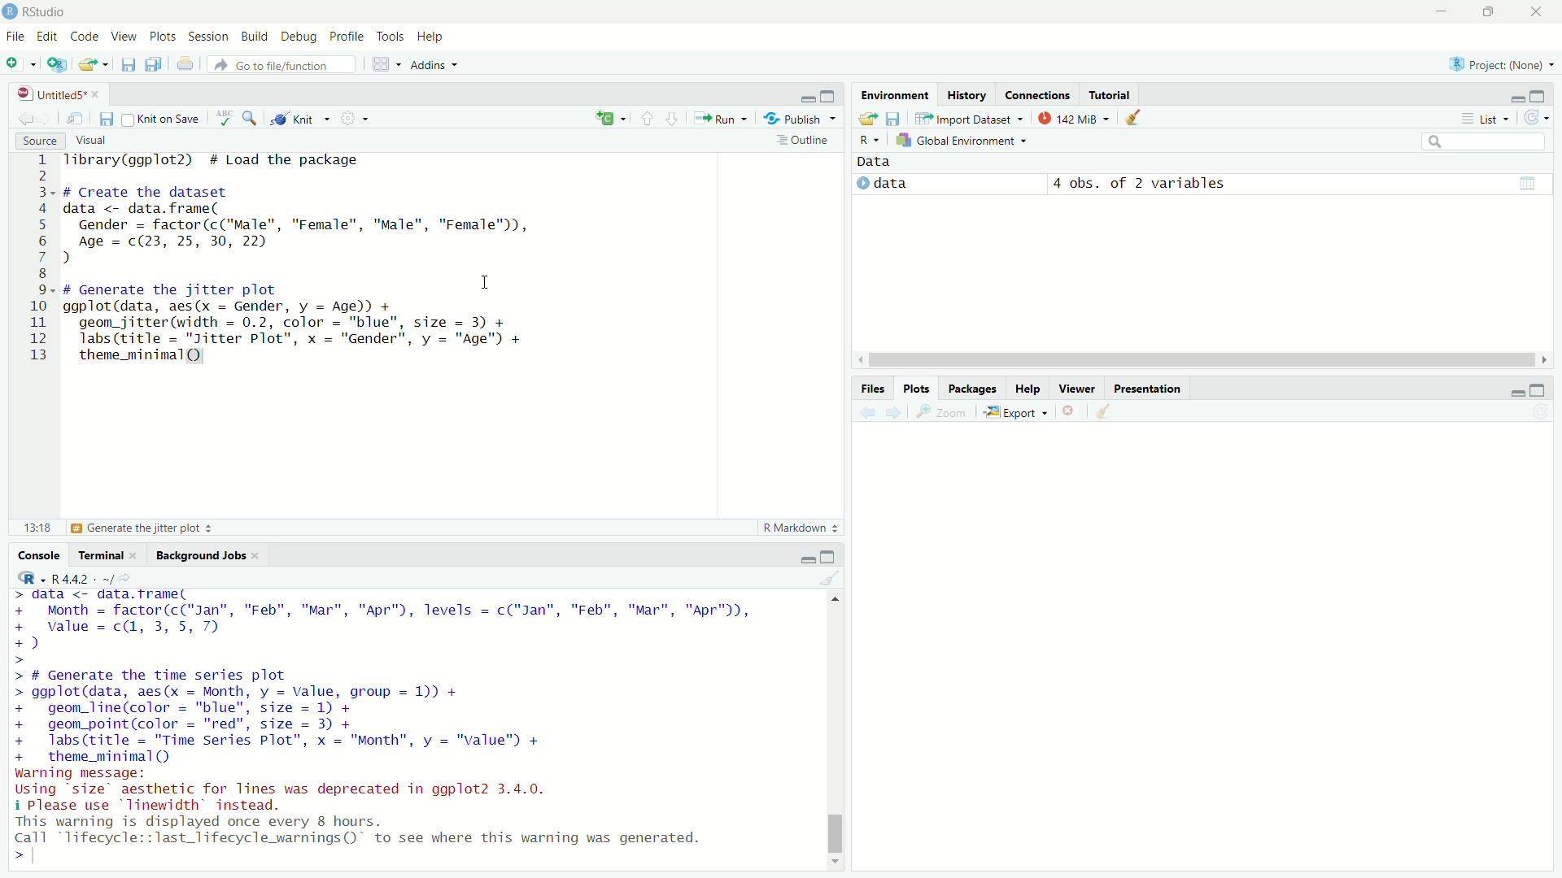 Image resolution: width=1562 pixels, height=878 pixels. I want to click on knit, so click(302, 119).